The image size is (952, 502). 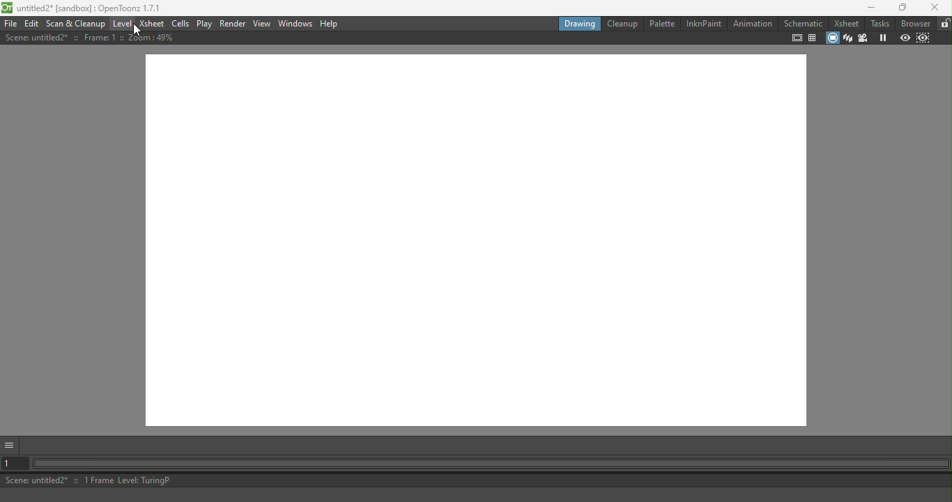 What do you see at coordinates (204, 24) in the screenshot?
I see `Play` at bounding box center [204, 24].